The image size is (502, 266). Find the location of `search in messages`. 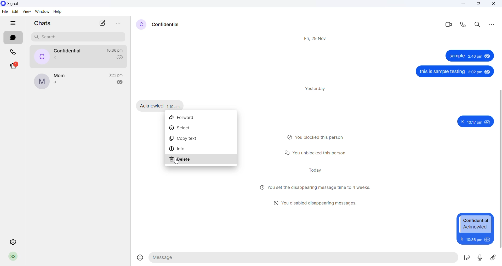

search in messages is located at coordinates (478, 24).